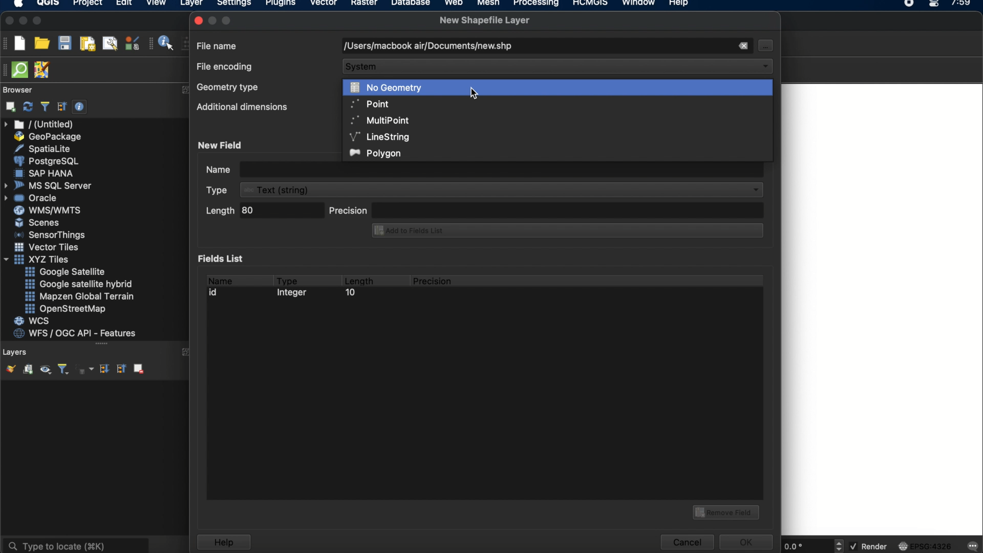 Image resolution: width=983 pixels, height=553 pixels. Describe the element at coordinates (48, 247) in the screenshot. I see `vector files` at that location.